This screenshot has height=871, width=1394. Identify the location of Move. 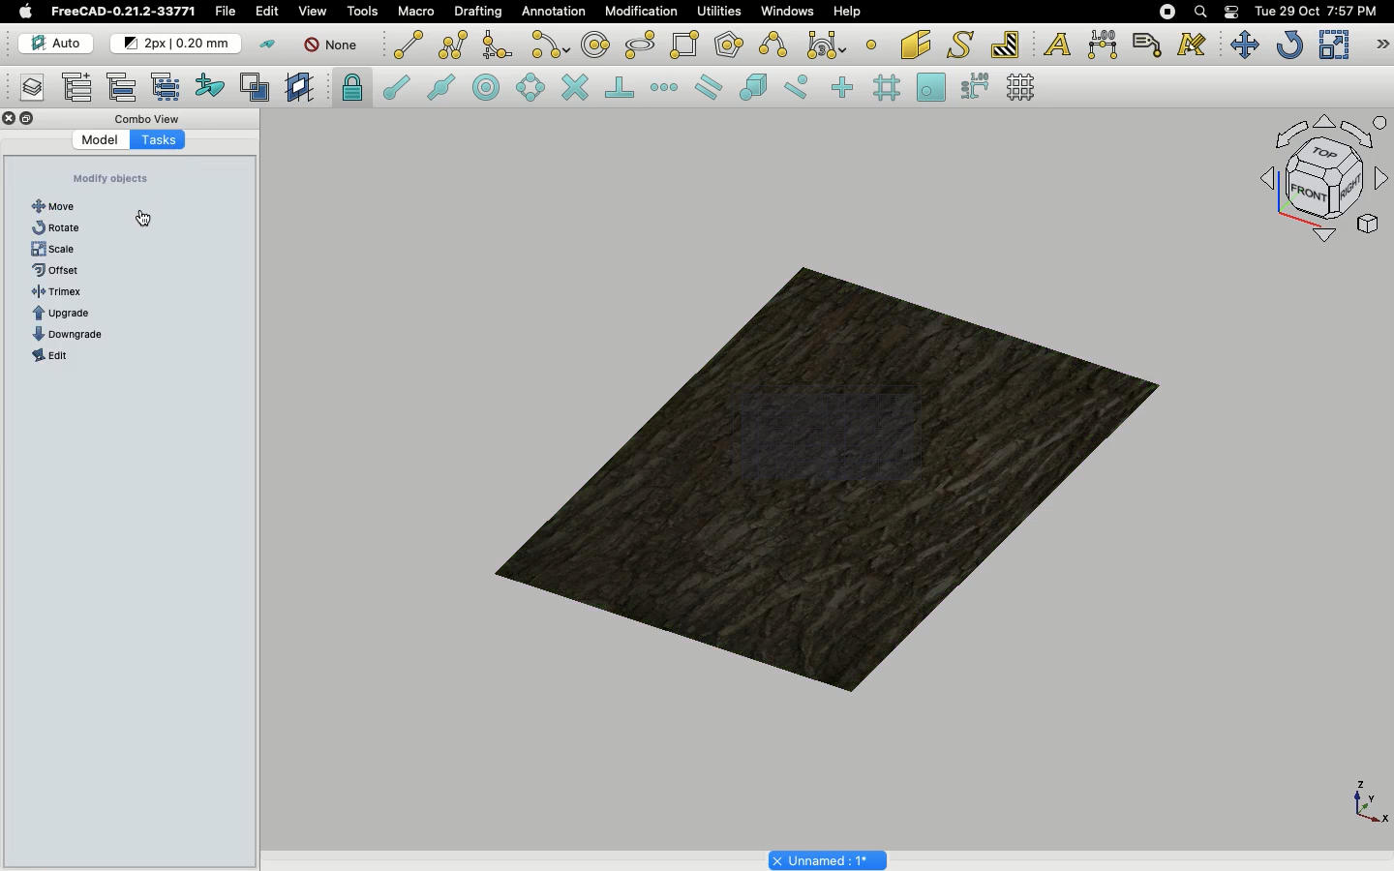
(1244, 45).